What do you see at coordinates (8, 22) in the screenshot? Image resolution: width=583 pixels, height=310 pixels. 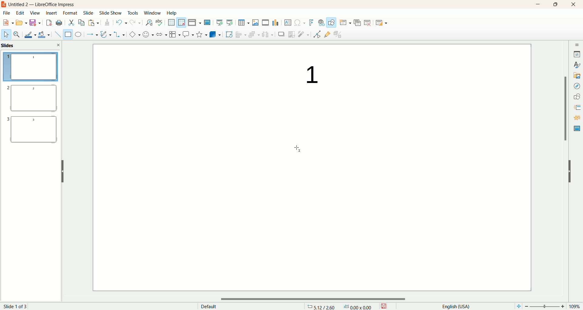 I see `new` at bounding box center [8, 22].